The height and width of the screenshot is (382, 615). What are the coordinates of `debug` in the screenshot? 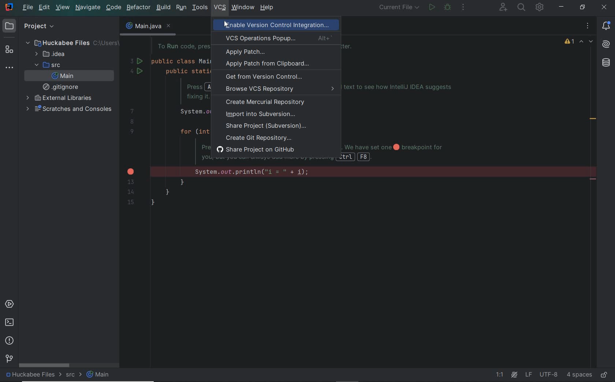 It's located at (448, 8).